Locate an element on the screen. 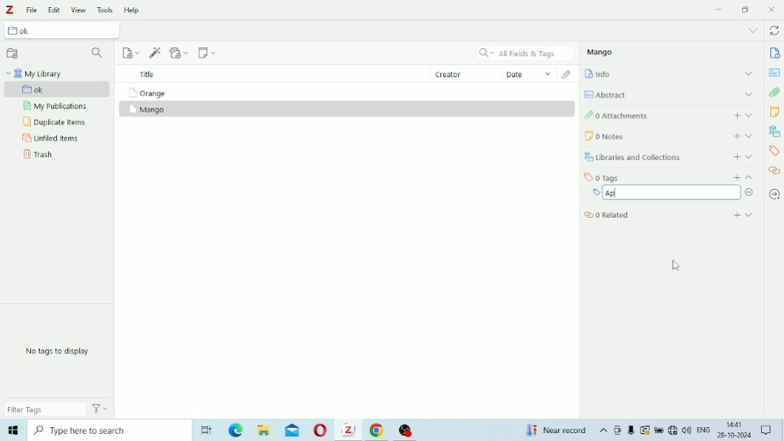  Notes is located at coordinates (669, 136).